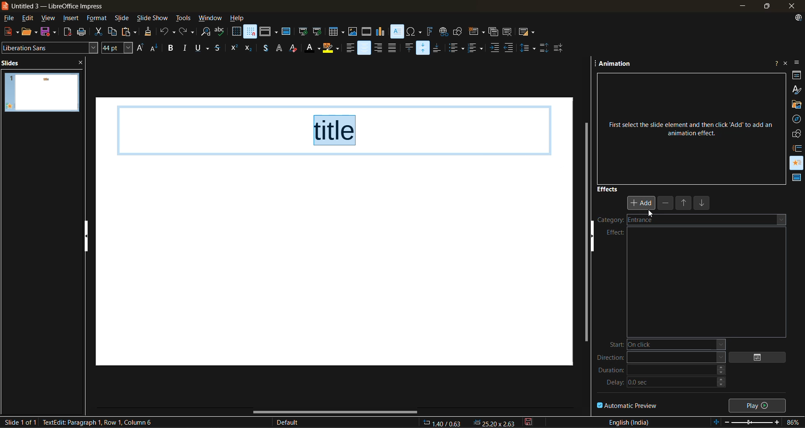 This screenshot has width=805, height=428. I want to click on display grid, so click(236, 31).